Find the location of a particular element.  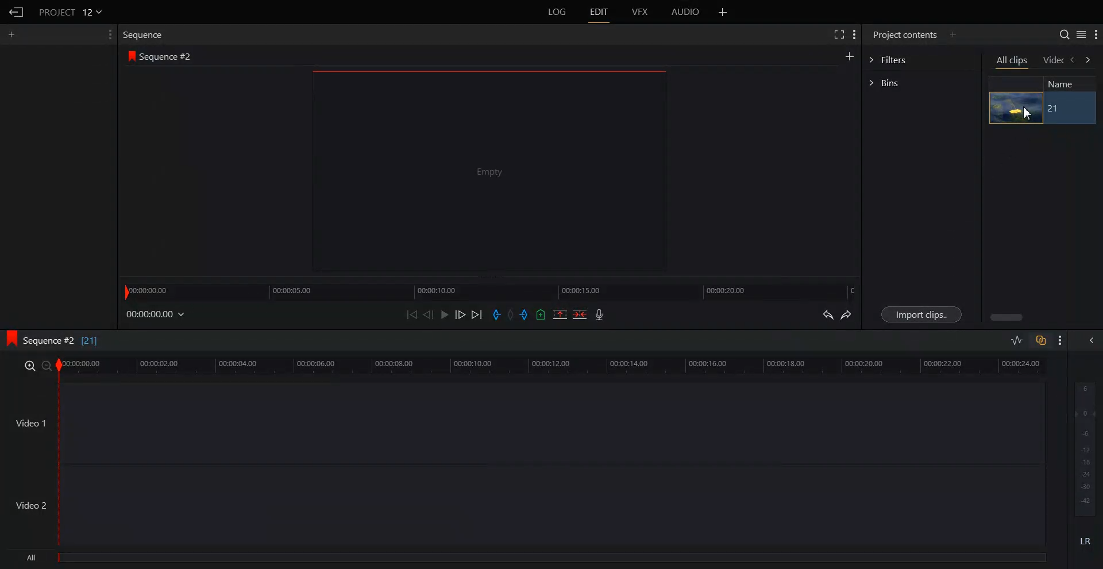

zoom out is located at coordinates (47, 366).